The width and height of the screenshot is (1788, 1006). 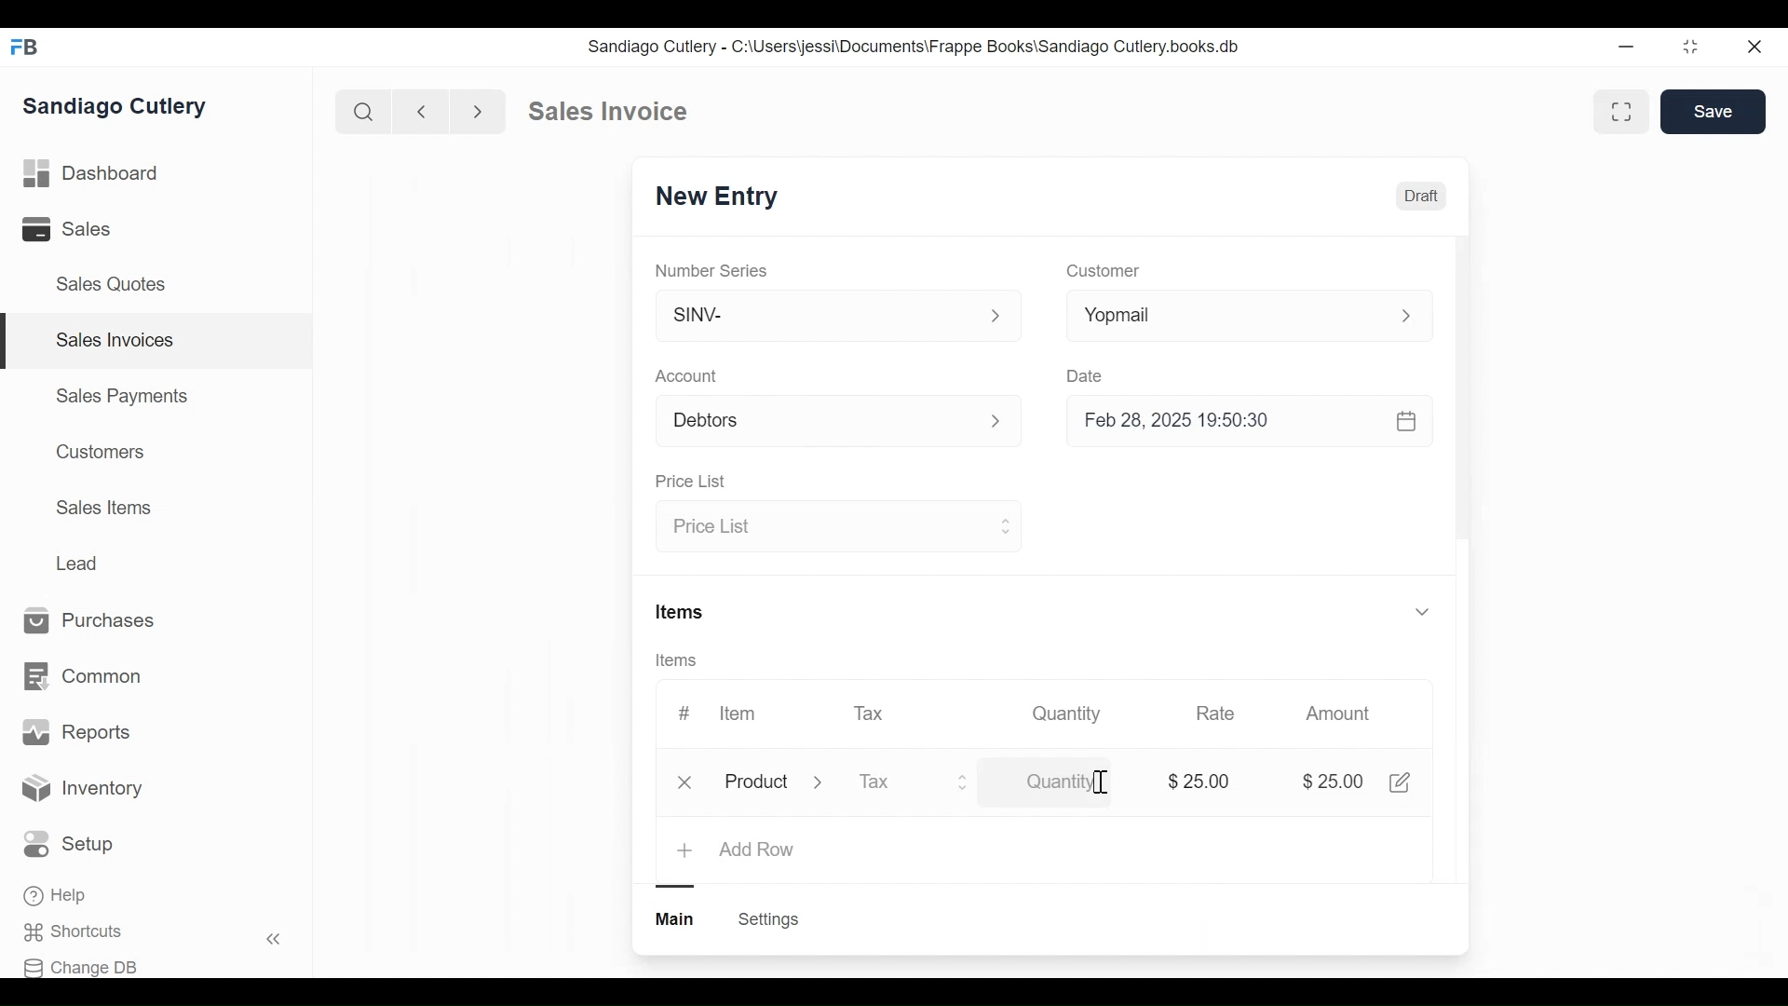 What do you see at coordinates (912, 46) in the screenshot?
I see `Sandiago Cutlery - C:\Users\jessi\Documents\Frappe Books\Sandiago Cutlery.books.db` at bounding box center [912, 46].